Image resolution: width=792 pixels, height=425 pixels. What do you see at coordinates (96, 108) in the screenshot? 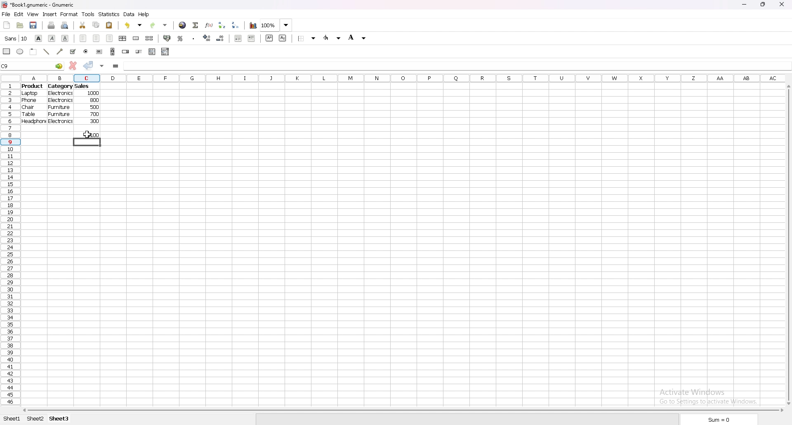
I see `500` at bounding box center [96, 108].